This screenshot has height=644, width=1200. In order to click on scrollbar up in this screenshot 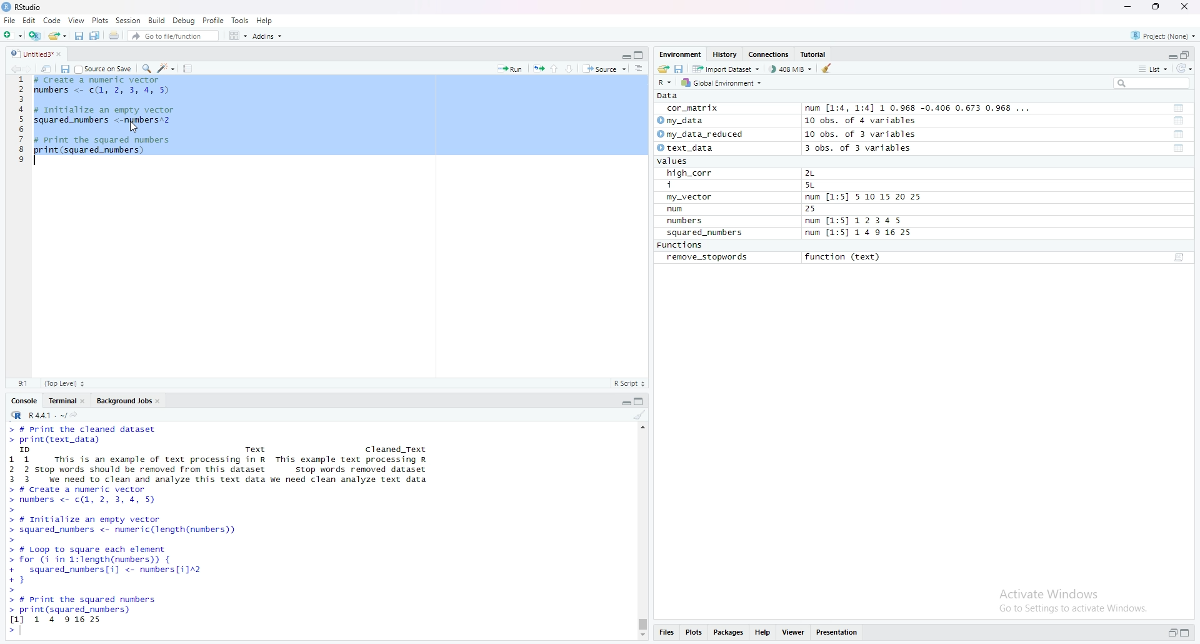, I will do `click(641, 426)`.